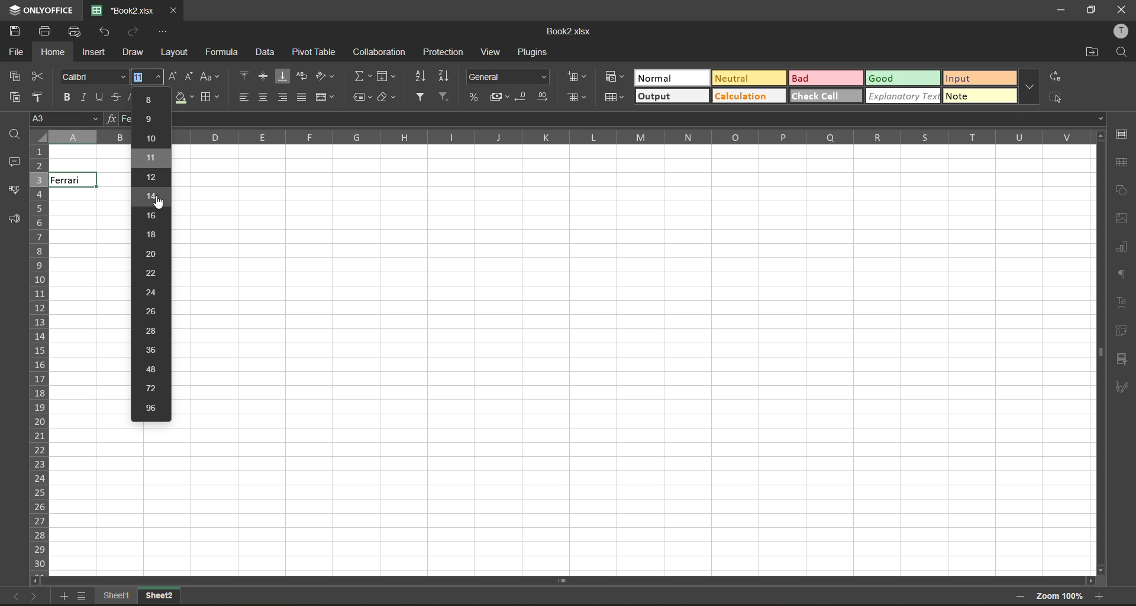 This screenshot has width=1136, height=606. What do you see at coordinates (171, 598) in the screenshot?
I see `sheet 2` at bounding box center [171, 598].